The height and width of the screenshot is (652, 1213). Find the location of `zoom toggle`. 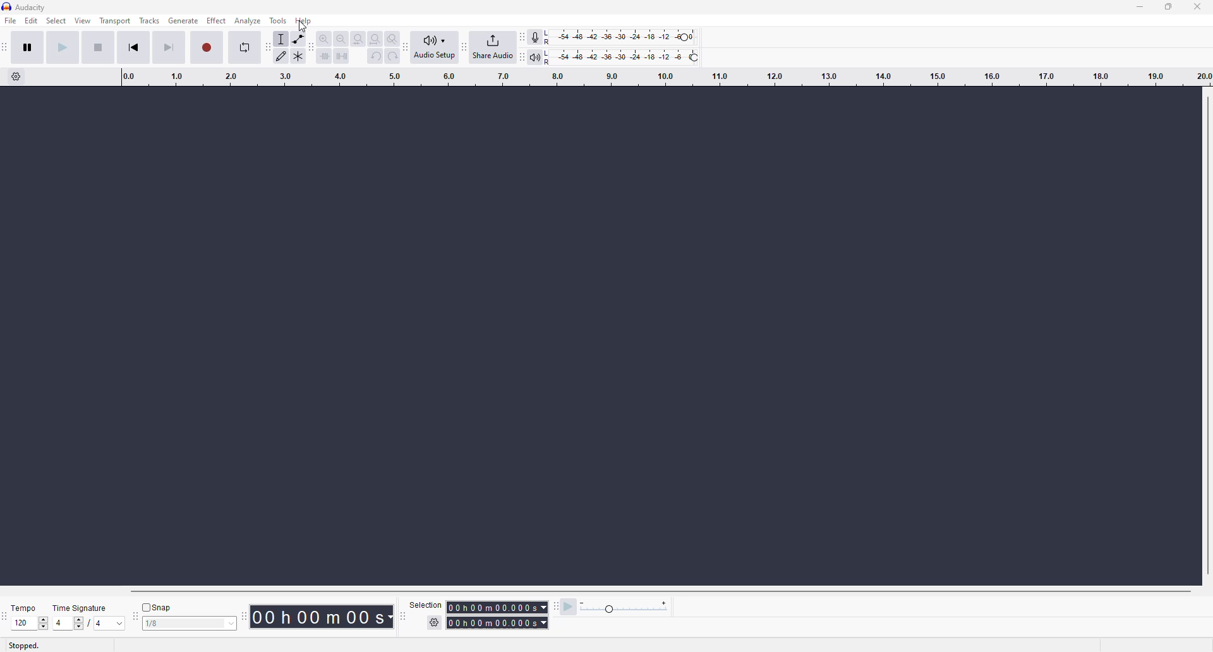

zoom toggle is located at coordinates (392, 37).